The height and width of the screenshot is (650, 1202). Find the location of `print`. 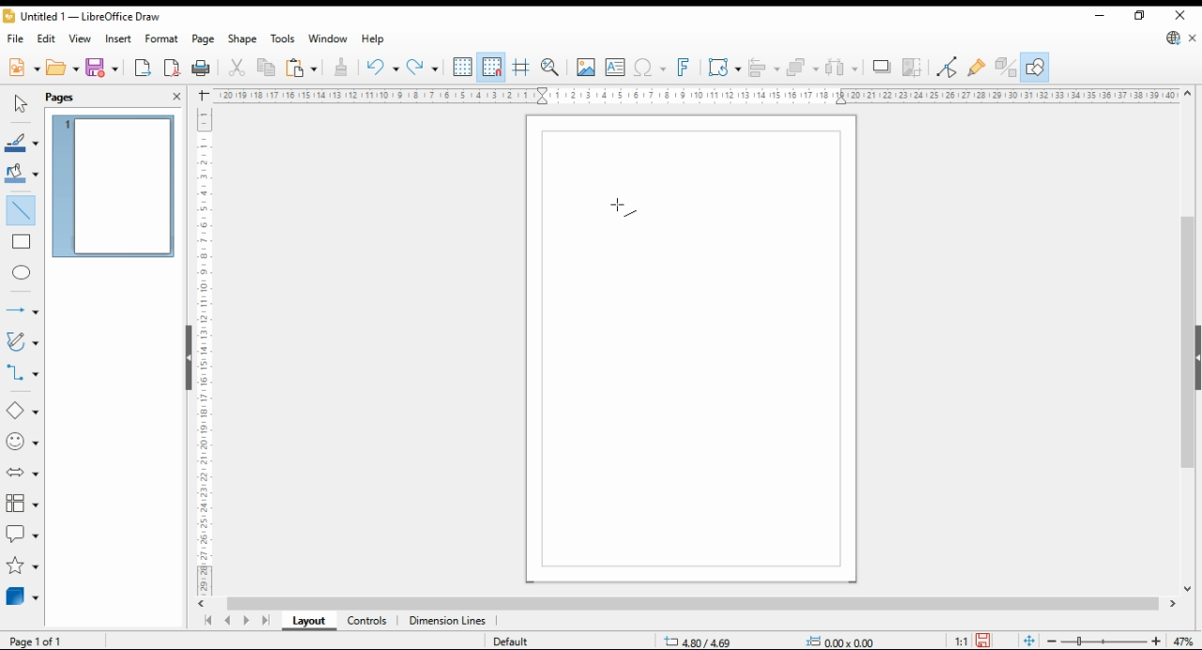

print is located at coordinates (201, 69).